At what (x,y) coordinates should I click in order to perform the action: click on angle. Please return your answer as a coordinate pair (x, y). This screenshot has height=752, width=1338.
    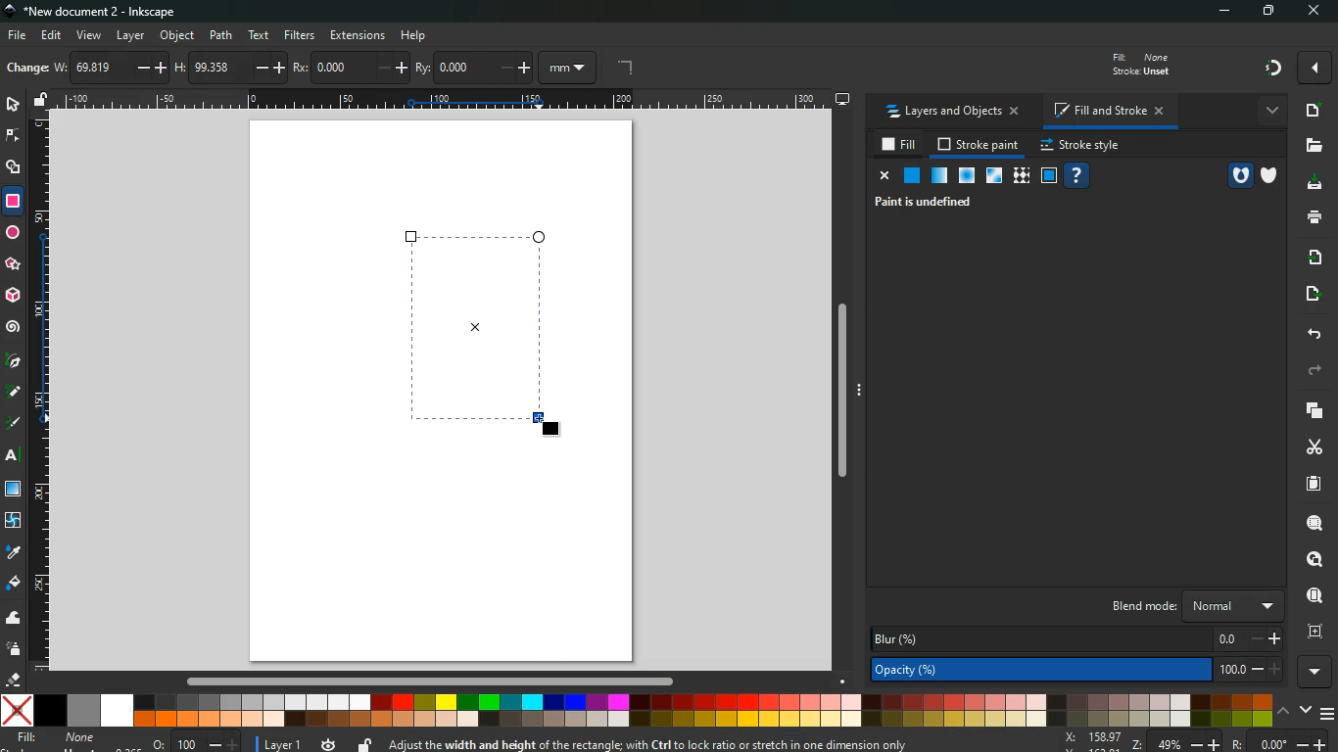
    Looking at the image, I should click on (623, 69).